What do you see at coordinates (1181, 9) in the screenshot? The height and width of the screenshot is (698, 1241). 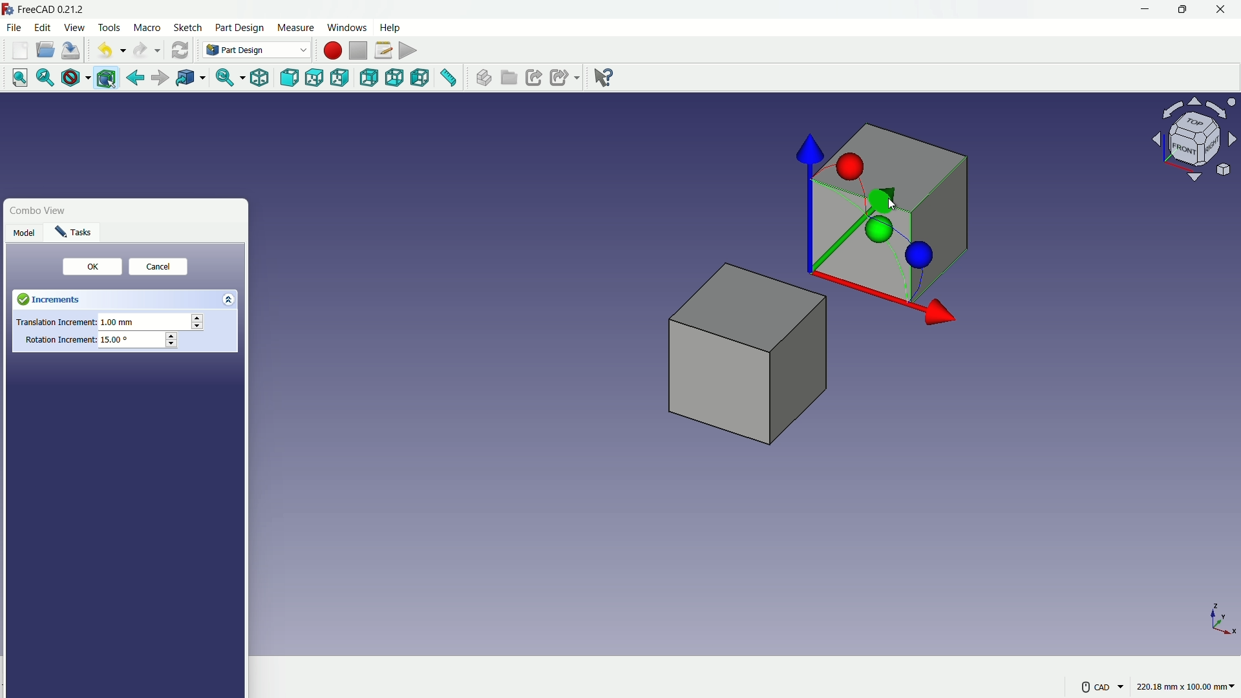 I see `maximize or restore` at bounding box center [1181, 9].